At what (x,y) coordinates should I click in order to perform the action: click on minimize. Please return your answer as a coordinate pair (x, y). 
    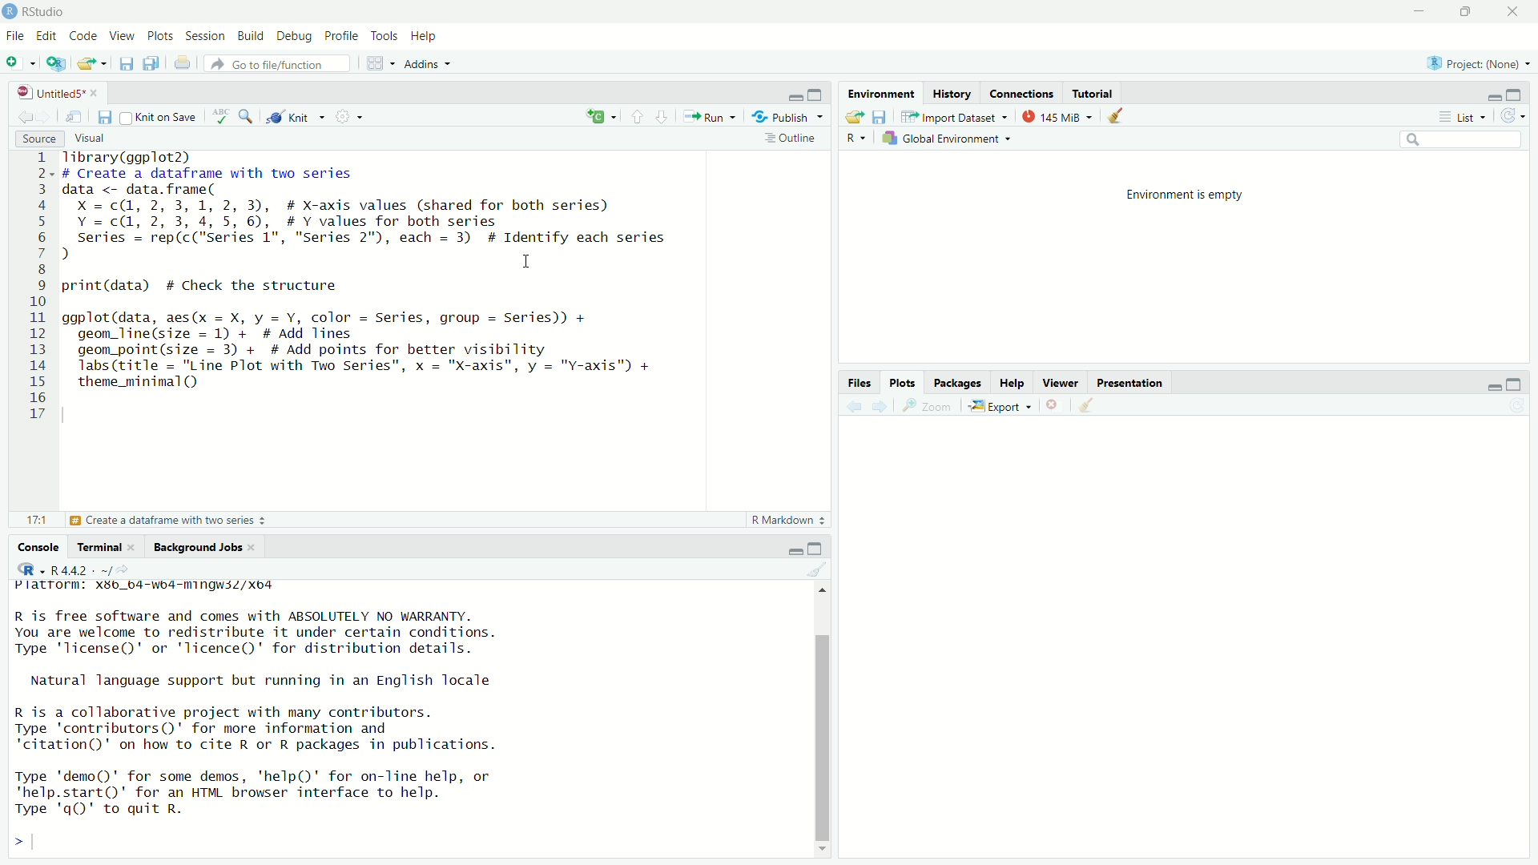
    Looking at the image, I should click on (794, 549).